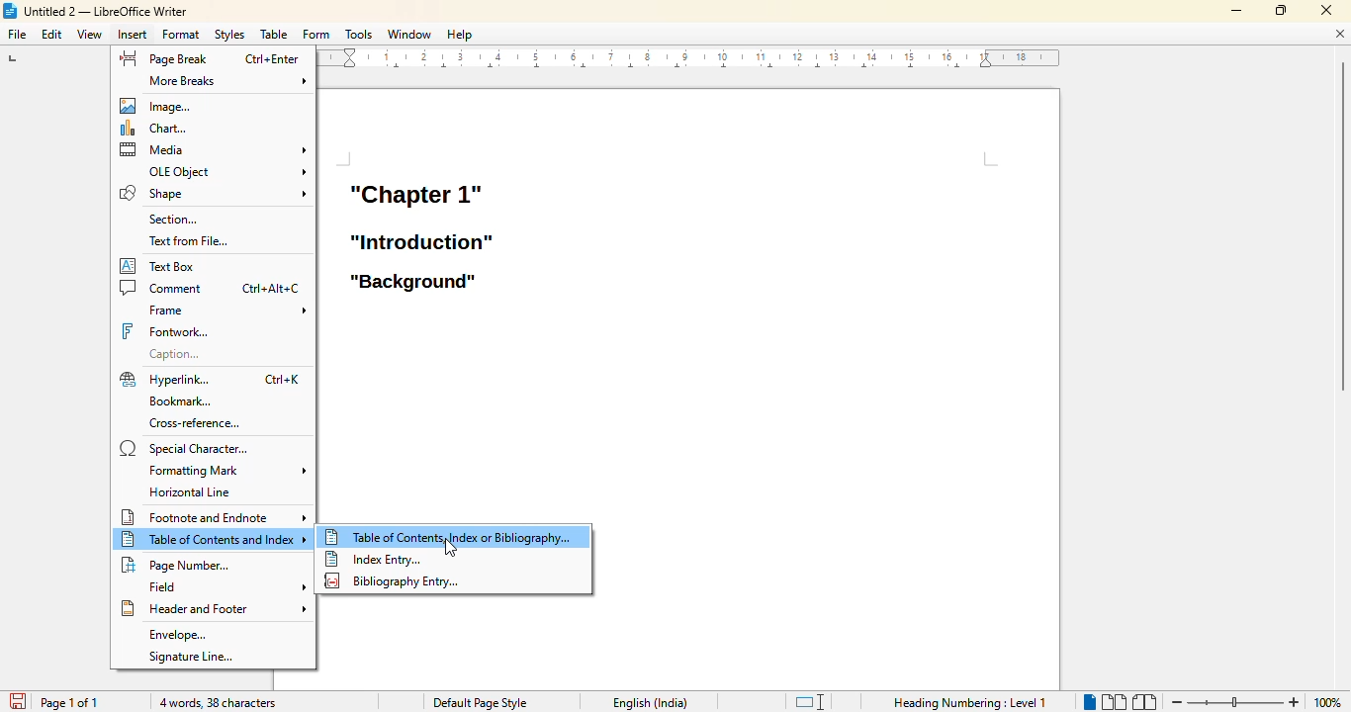 The height and width of the screenshot is (712, 1351). Describe the element at coordinates (188, 240) in the screenshot. I see `text from file` at that location.